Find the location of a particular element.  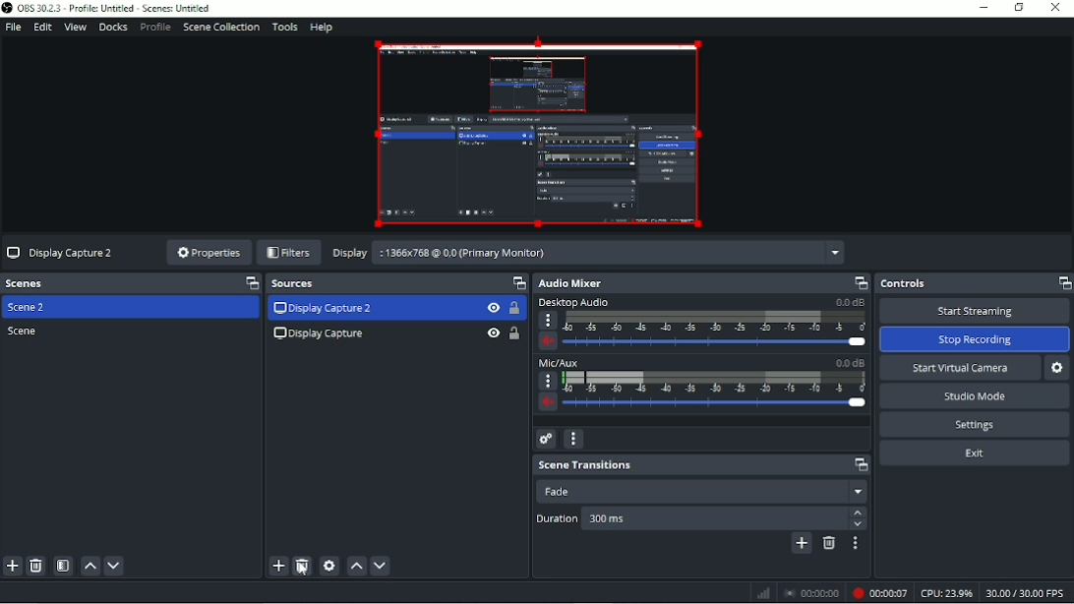

Desktop audio is located at coordinates (702, 325).